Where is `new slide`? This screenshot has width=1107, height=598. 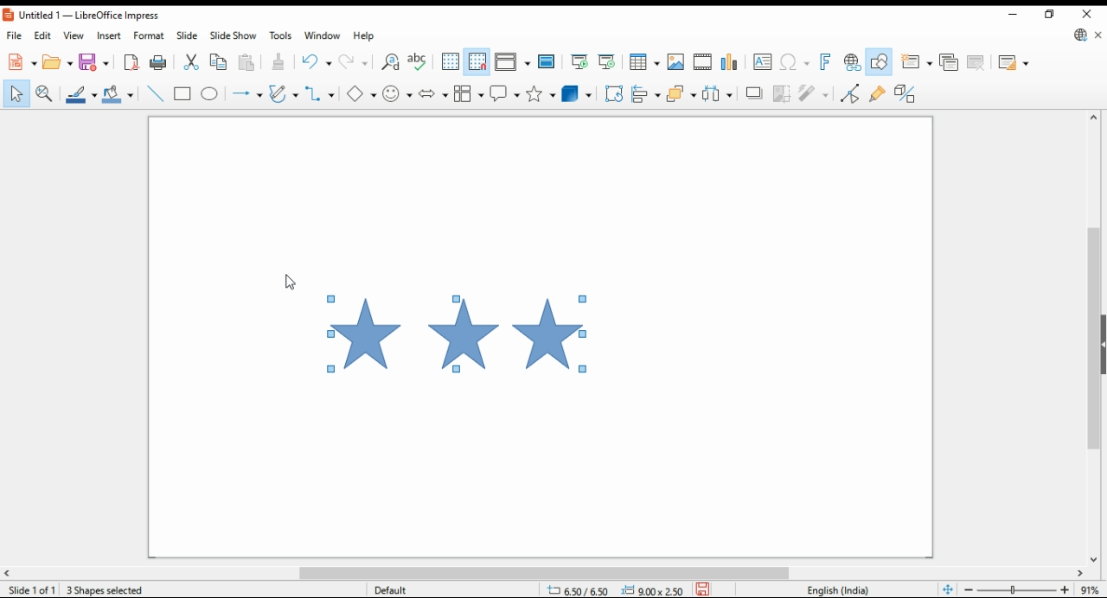 new slide is located at coordinates (916, 62).